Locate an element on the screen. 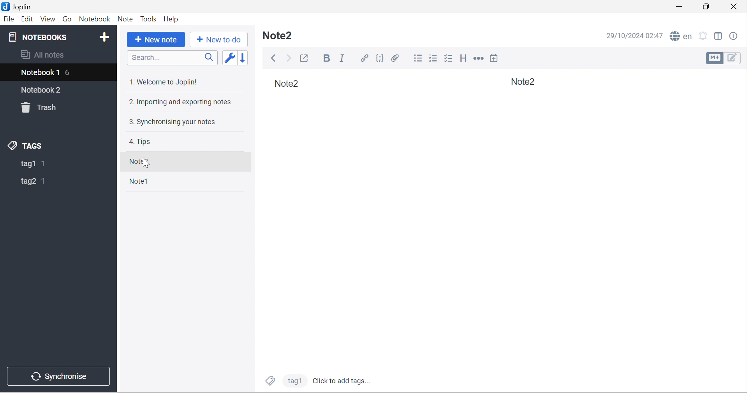  1 is located at coordinates (44, 182).